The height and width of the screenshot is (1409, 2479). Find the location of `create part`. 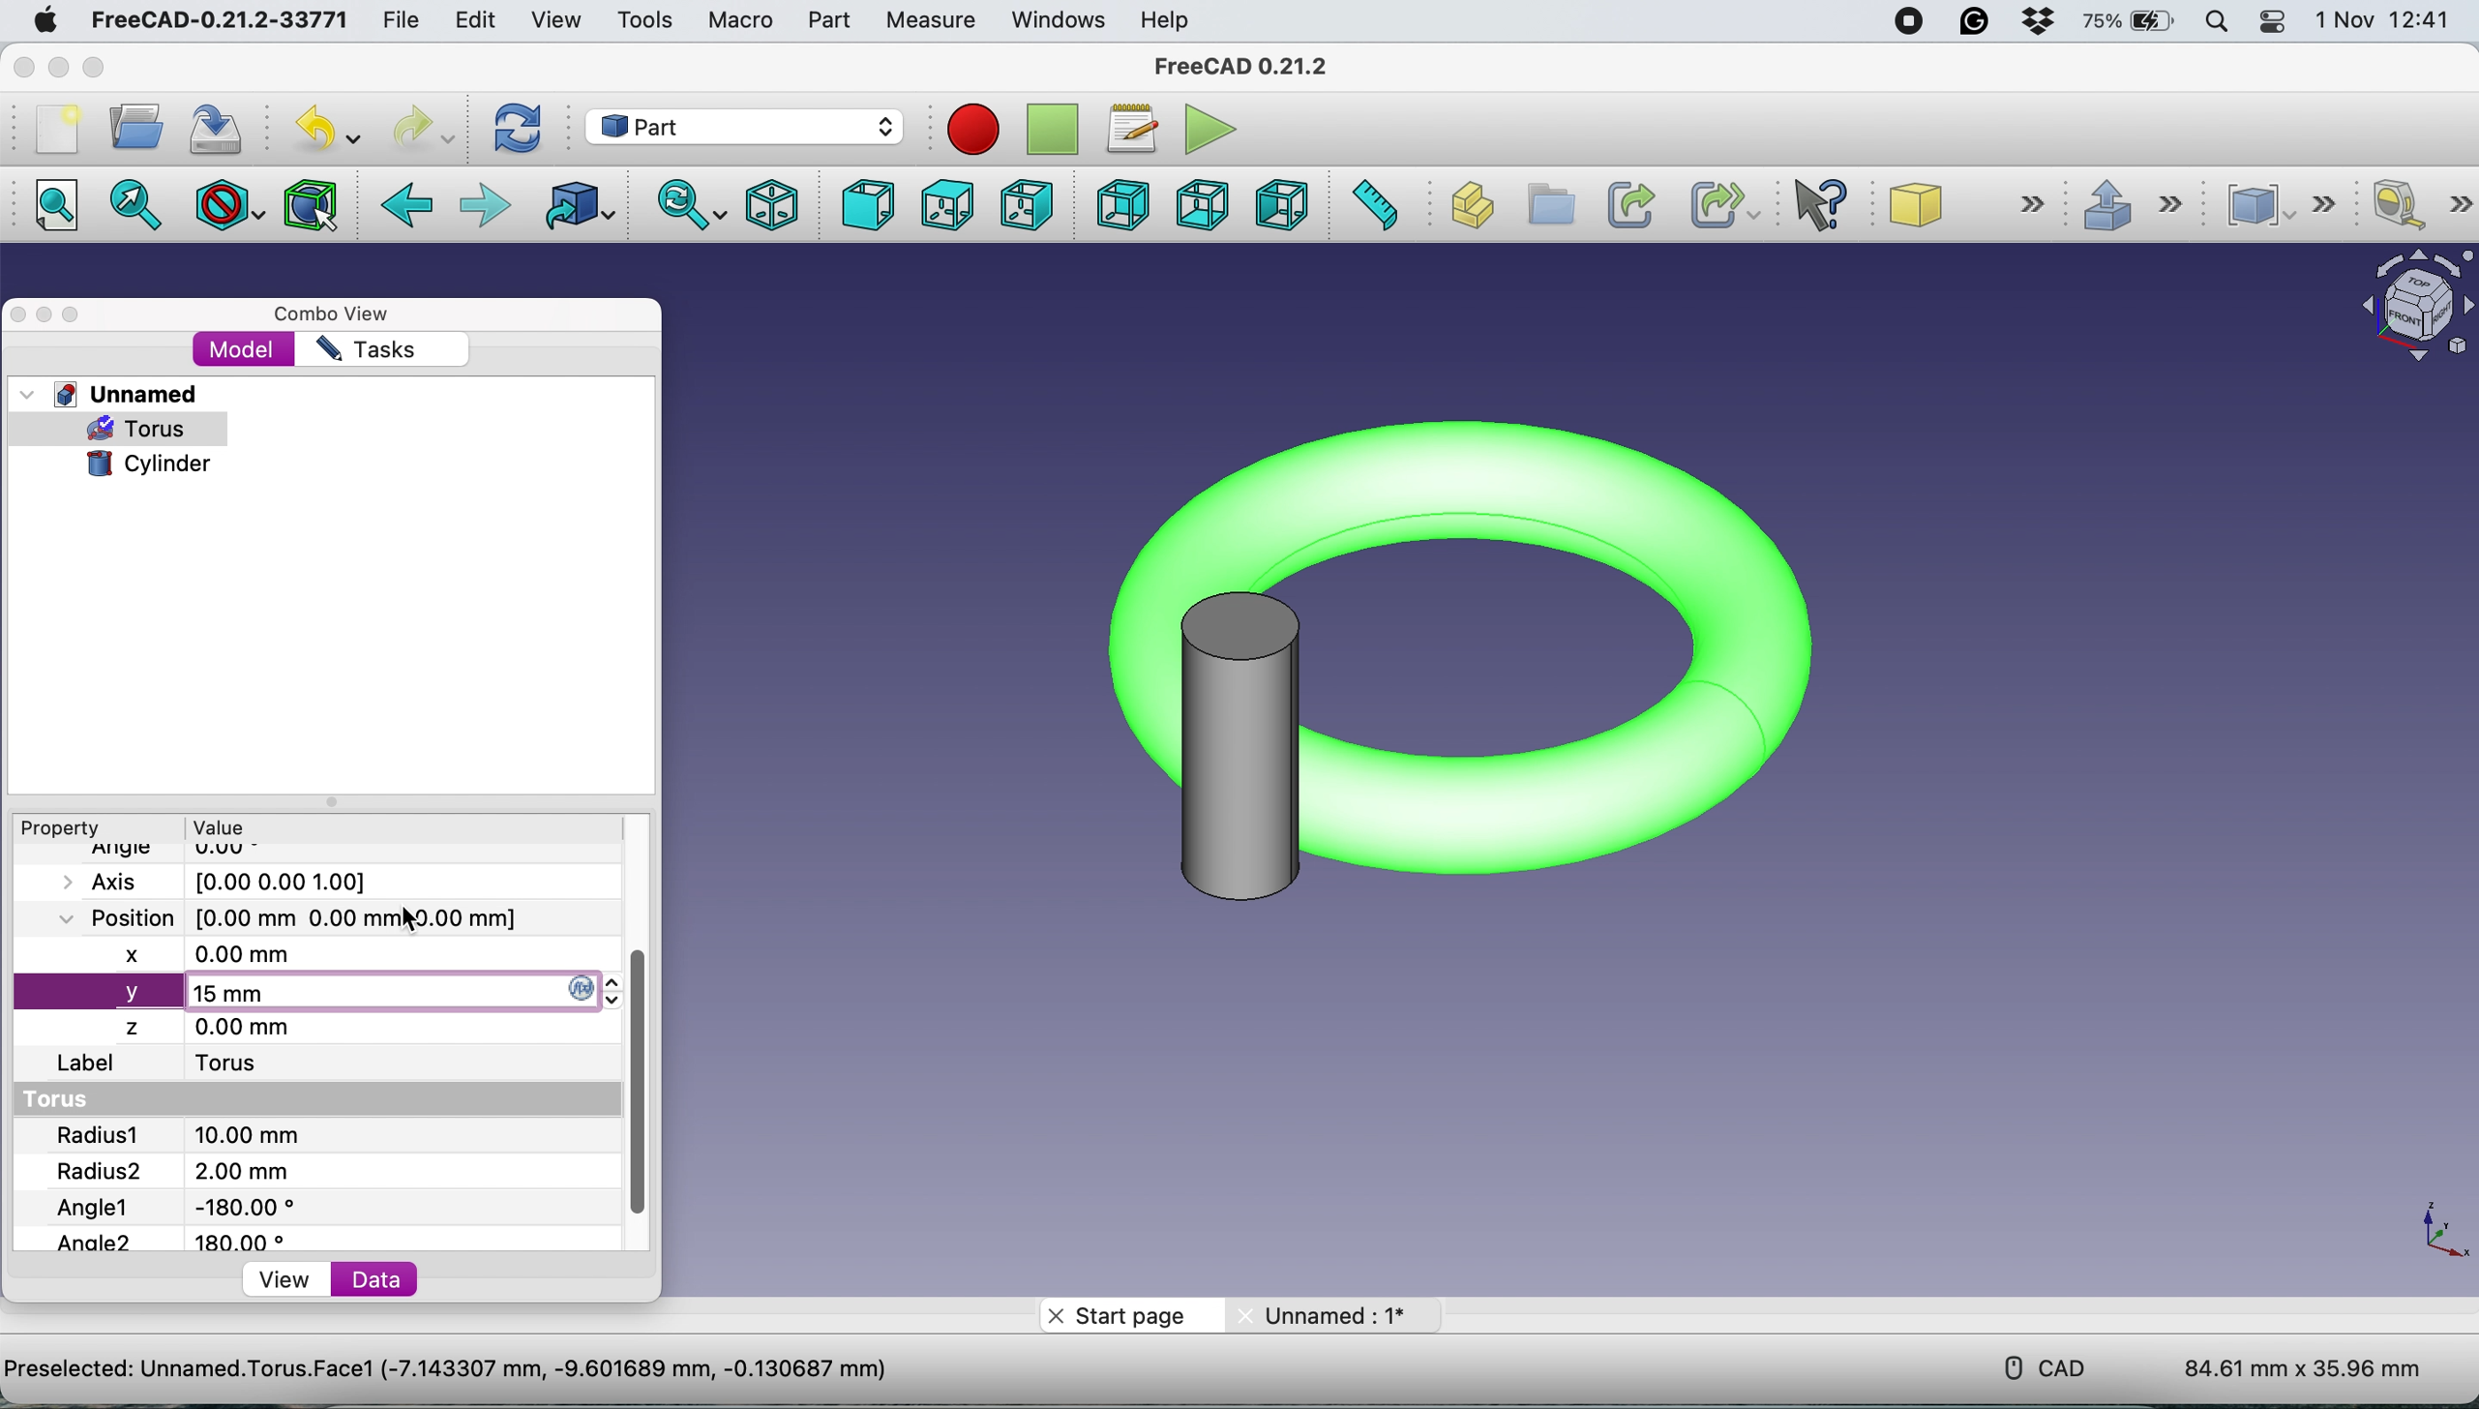

create part is located at coordinates (1470, 209).